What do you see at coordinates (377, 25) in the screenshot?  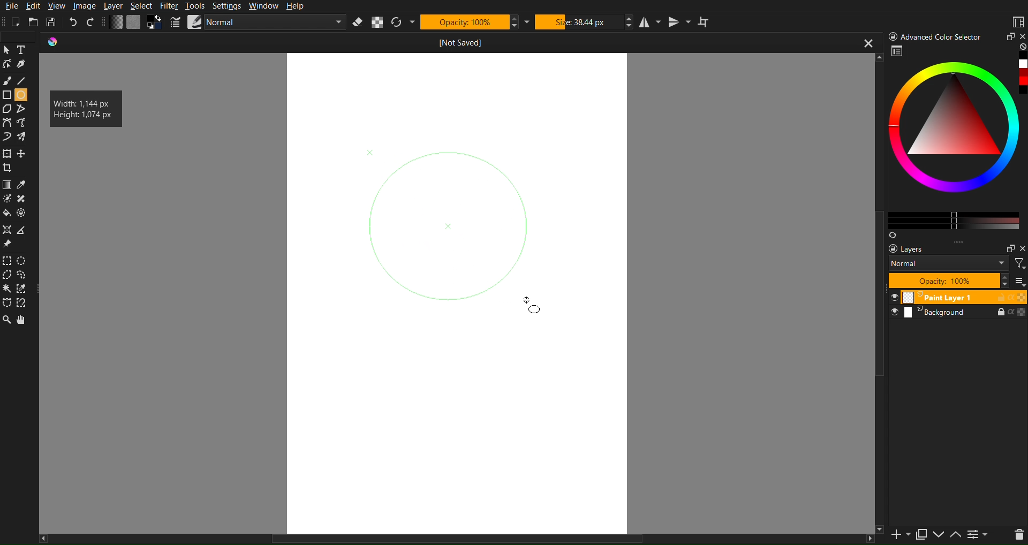 I see `Alpha` at bounding box center [377, 25].